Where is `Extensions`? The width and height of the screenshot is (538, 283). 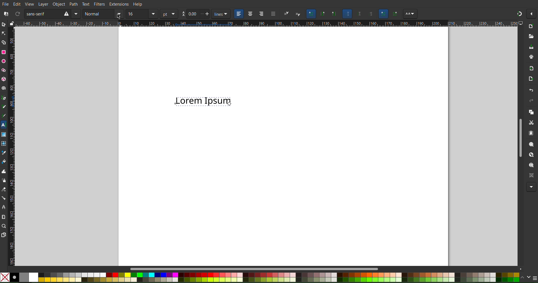 Extensions is located at coordinates (119, 4).